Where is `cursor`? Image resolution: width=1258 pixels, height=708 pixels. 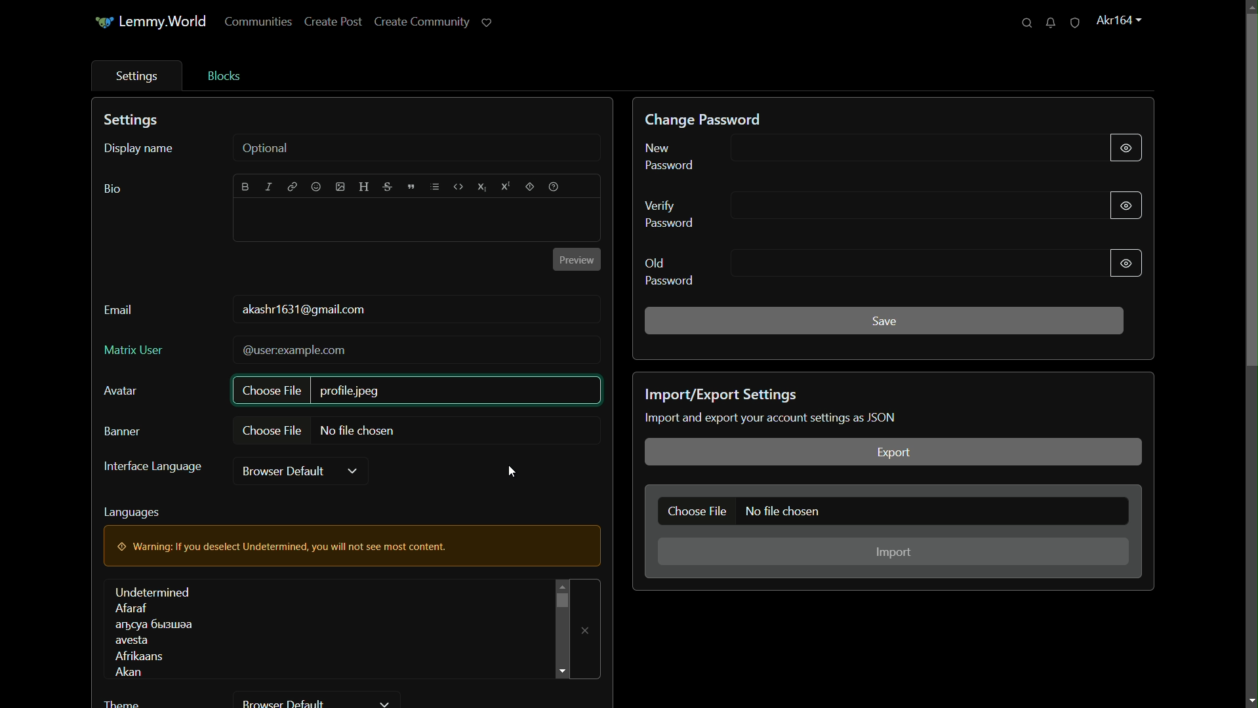 cursor is located at coordinates (512, 473).